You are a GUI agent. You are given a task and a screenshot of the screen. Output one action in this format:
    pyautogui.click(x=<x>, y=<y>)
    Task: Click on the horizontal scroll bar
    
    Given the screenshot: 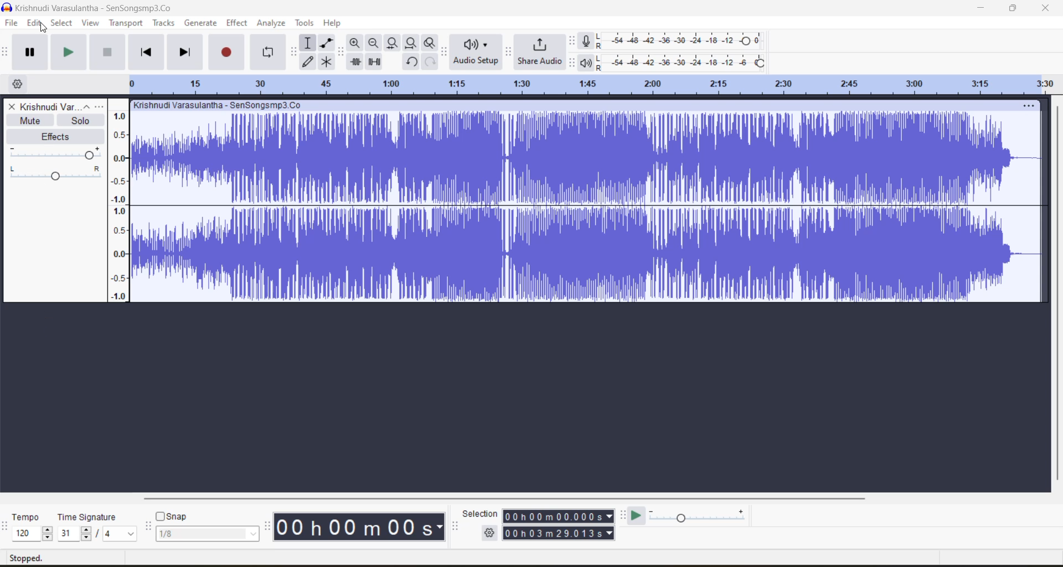 What is the action you would take?
    pyautogui.click(x=512, y=496)
    